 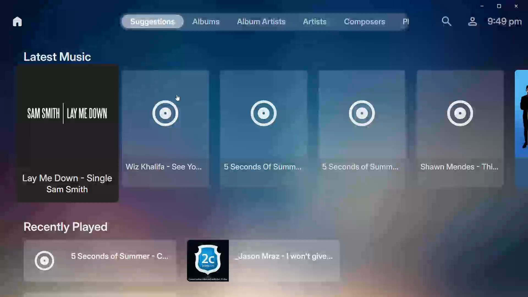 I want to click on Home, so click(x=13, y=21).